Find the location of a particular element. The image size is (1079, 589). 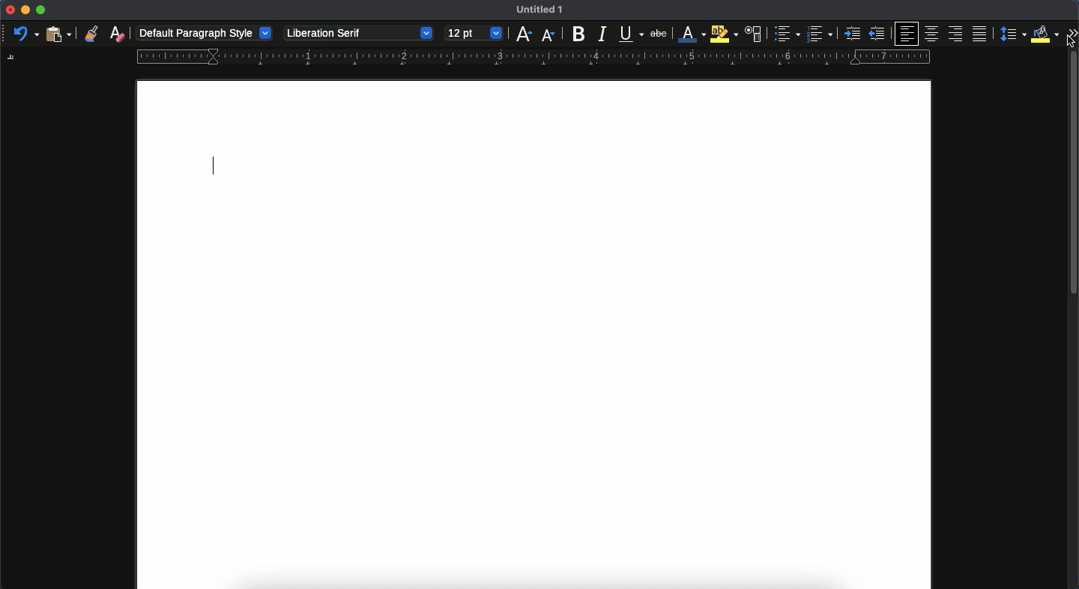

character is located at coordinates (754, 34).